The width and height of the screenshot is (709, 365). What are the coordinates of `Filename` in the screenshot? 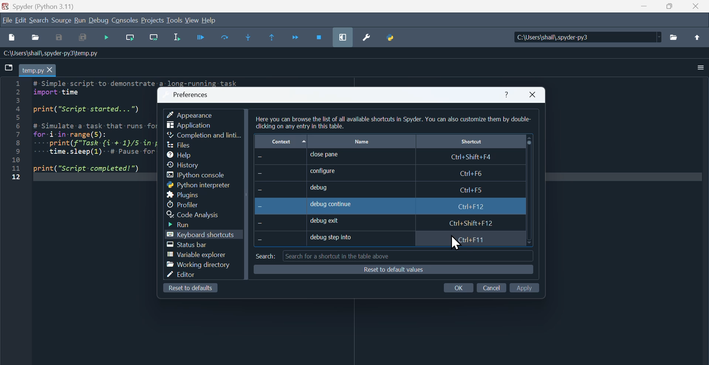 It's located at (39, 70).